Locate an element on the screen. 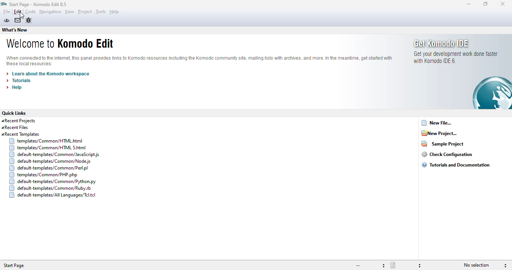  komodo community is located at coordinates (6, 21).